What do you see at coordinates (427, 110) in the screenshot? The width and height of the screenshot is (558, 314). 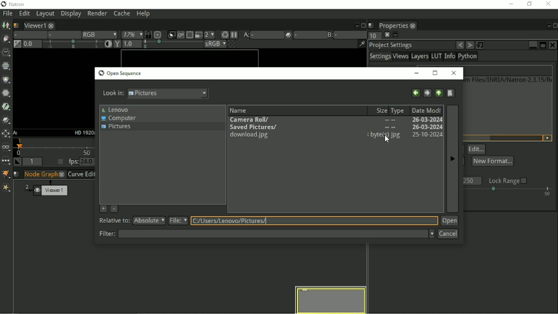 I see `Date modified` at bounding box center [427, 110].